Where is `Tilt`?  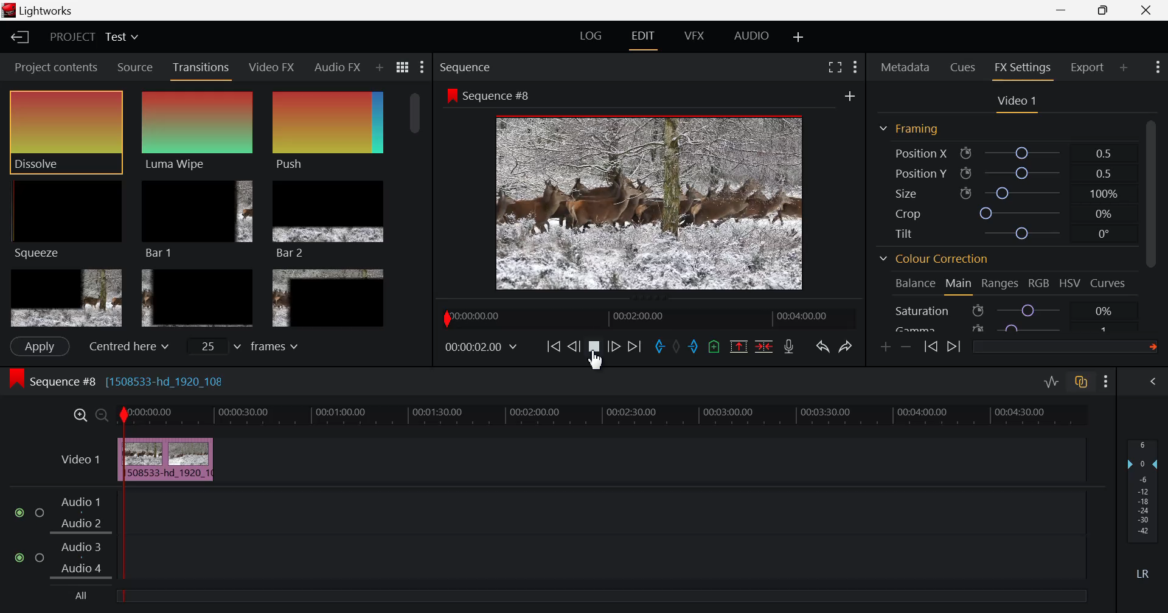
Tilt is located at coordinates (1006, 235).